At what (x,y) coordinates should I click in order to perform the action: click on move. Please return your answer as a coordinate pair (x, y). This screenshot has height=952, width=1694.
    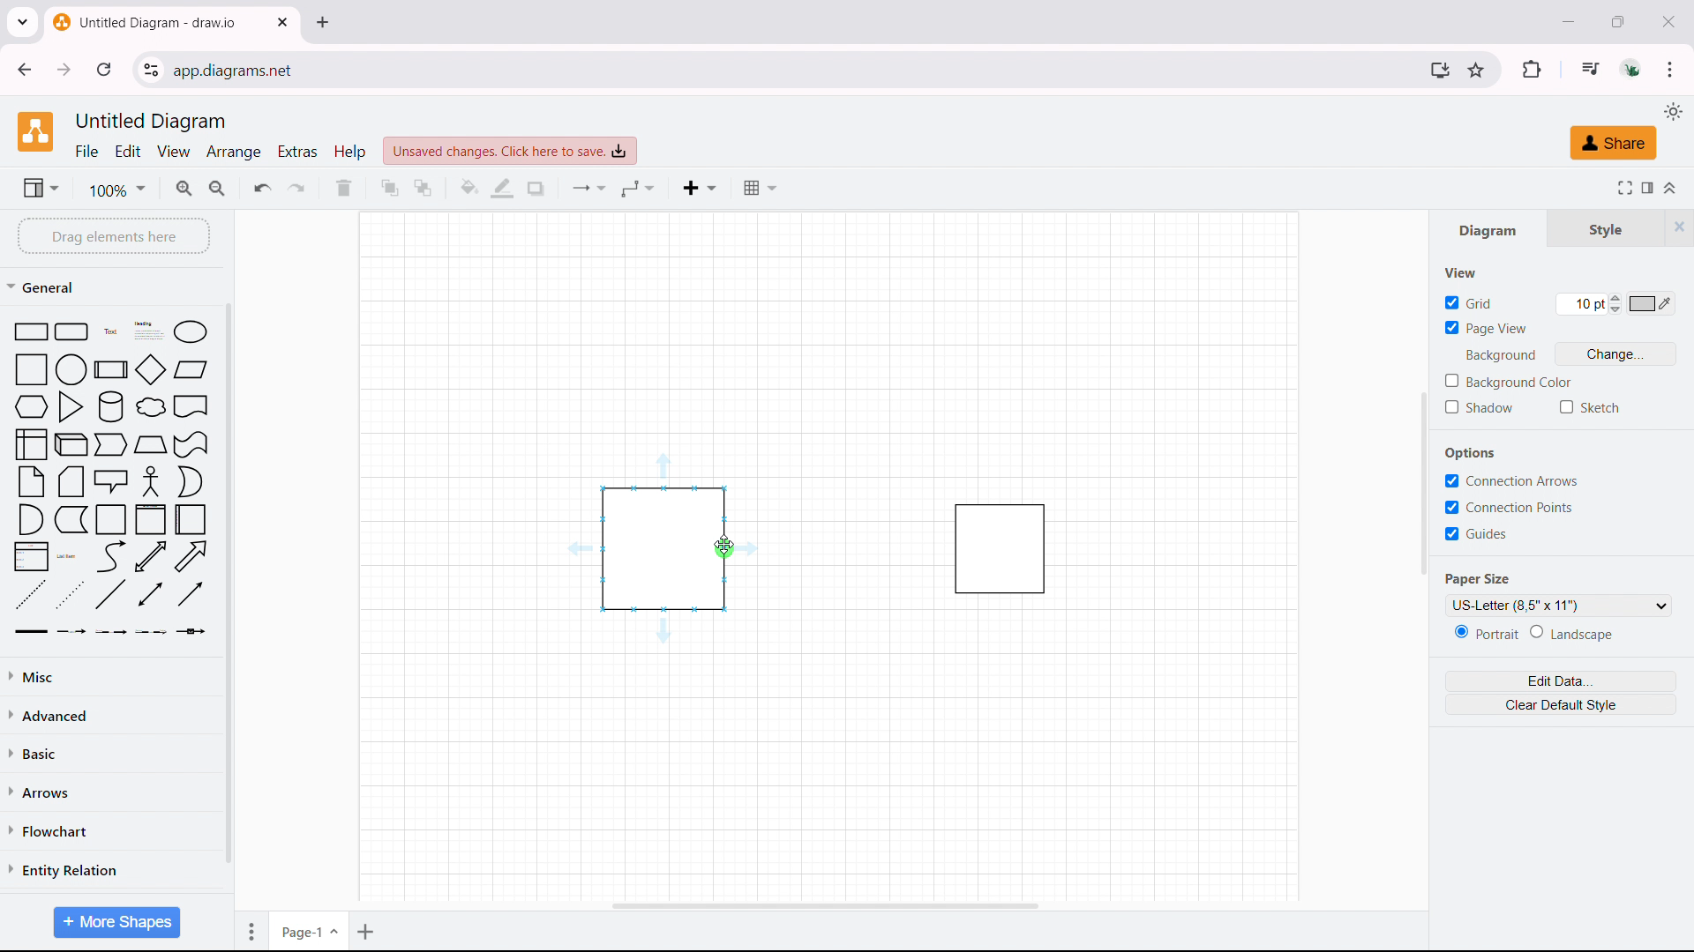
    Looking at the image, I should click on (248, 930).